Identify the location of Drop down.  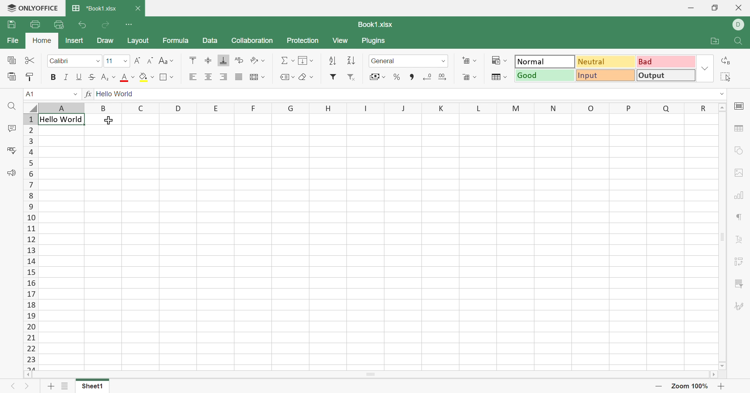
(76, 95).